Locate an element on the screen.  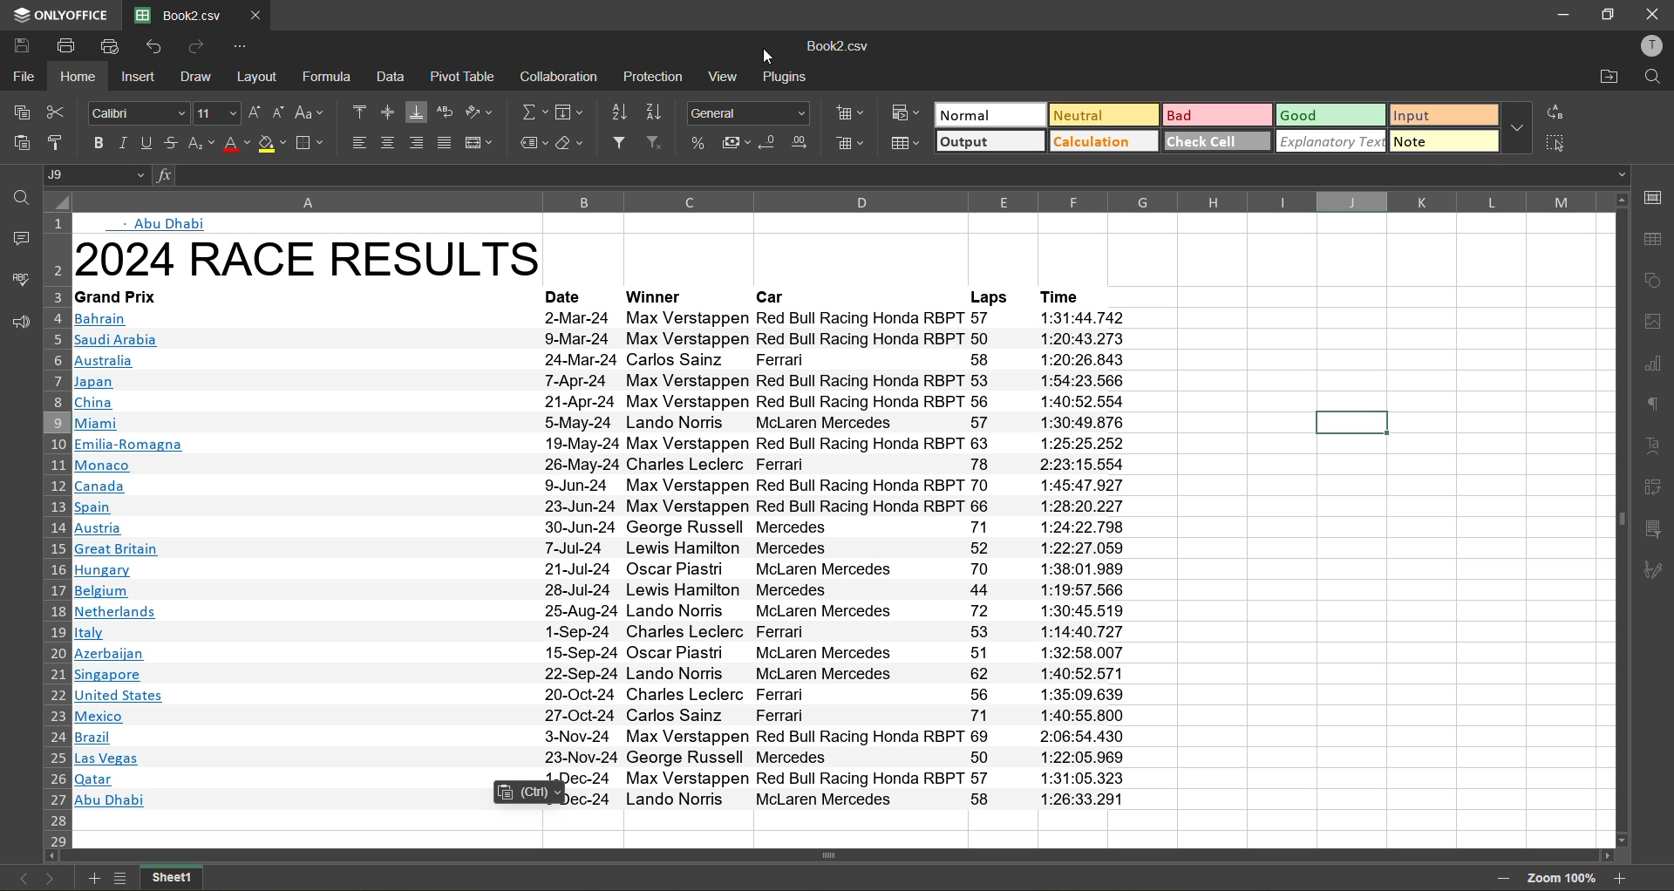
home is located at coordinates (83, 78).